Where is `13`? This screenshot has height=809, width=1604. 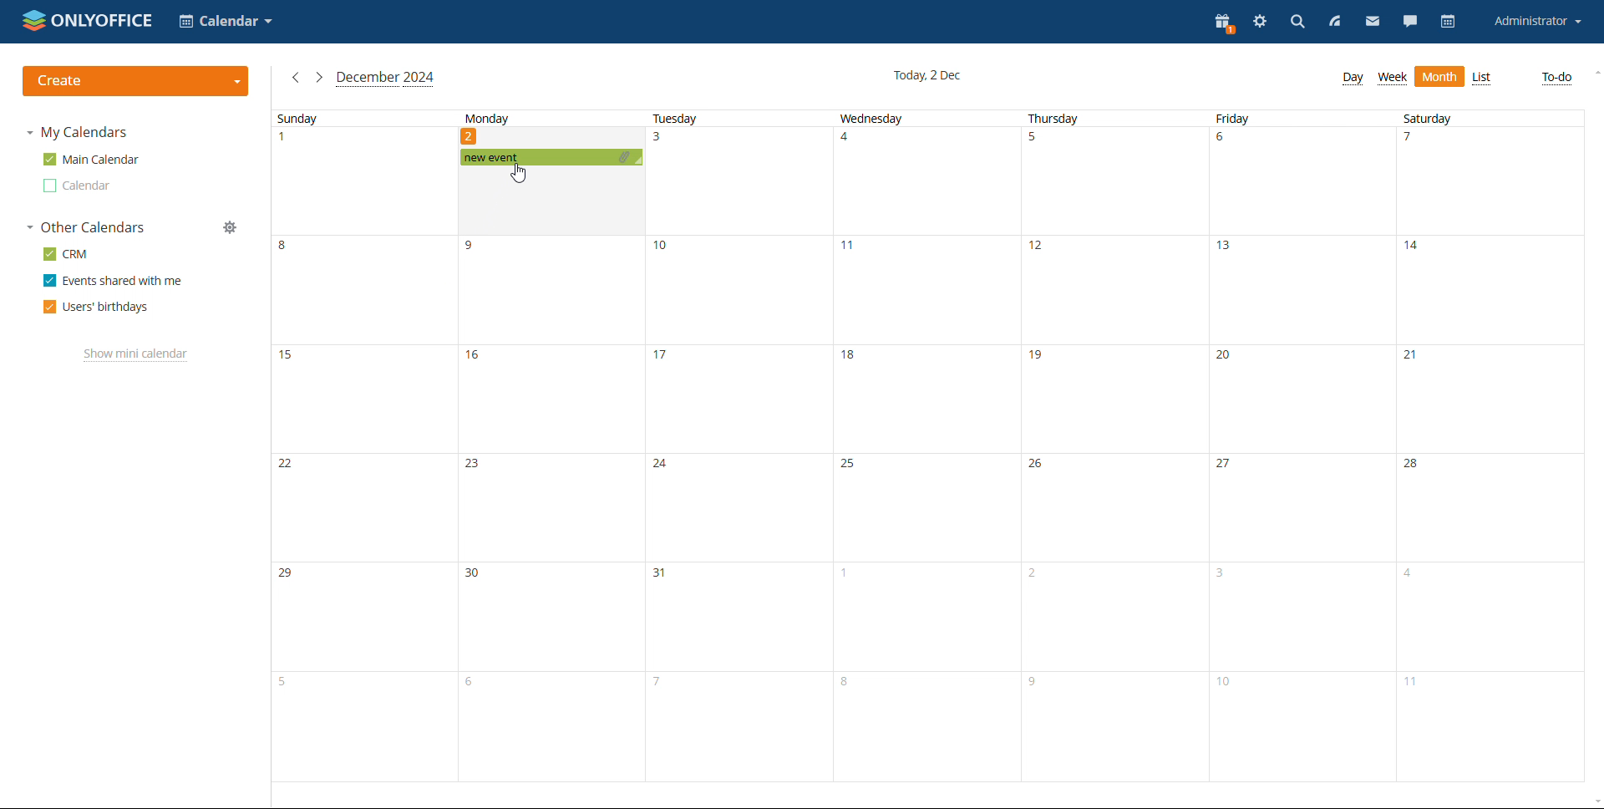 13 is located at coordinates (1227, 252).